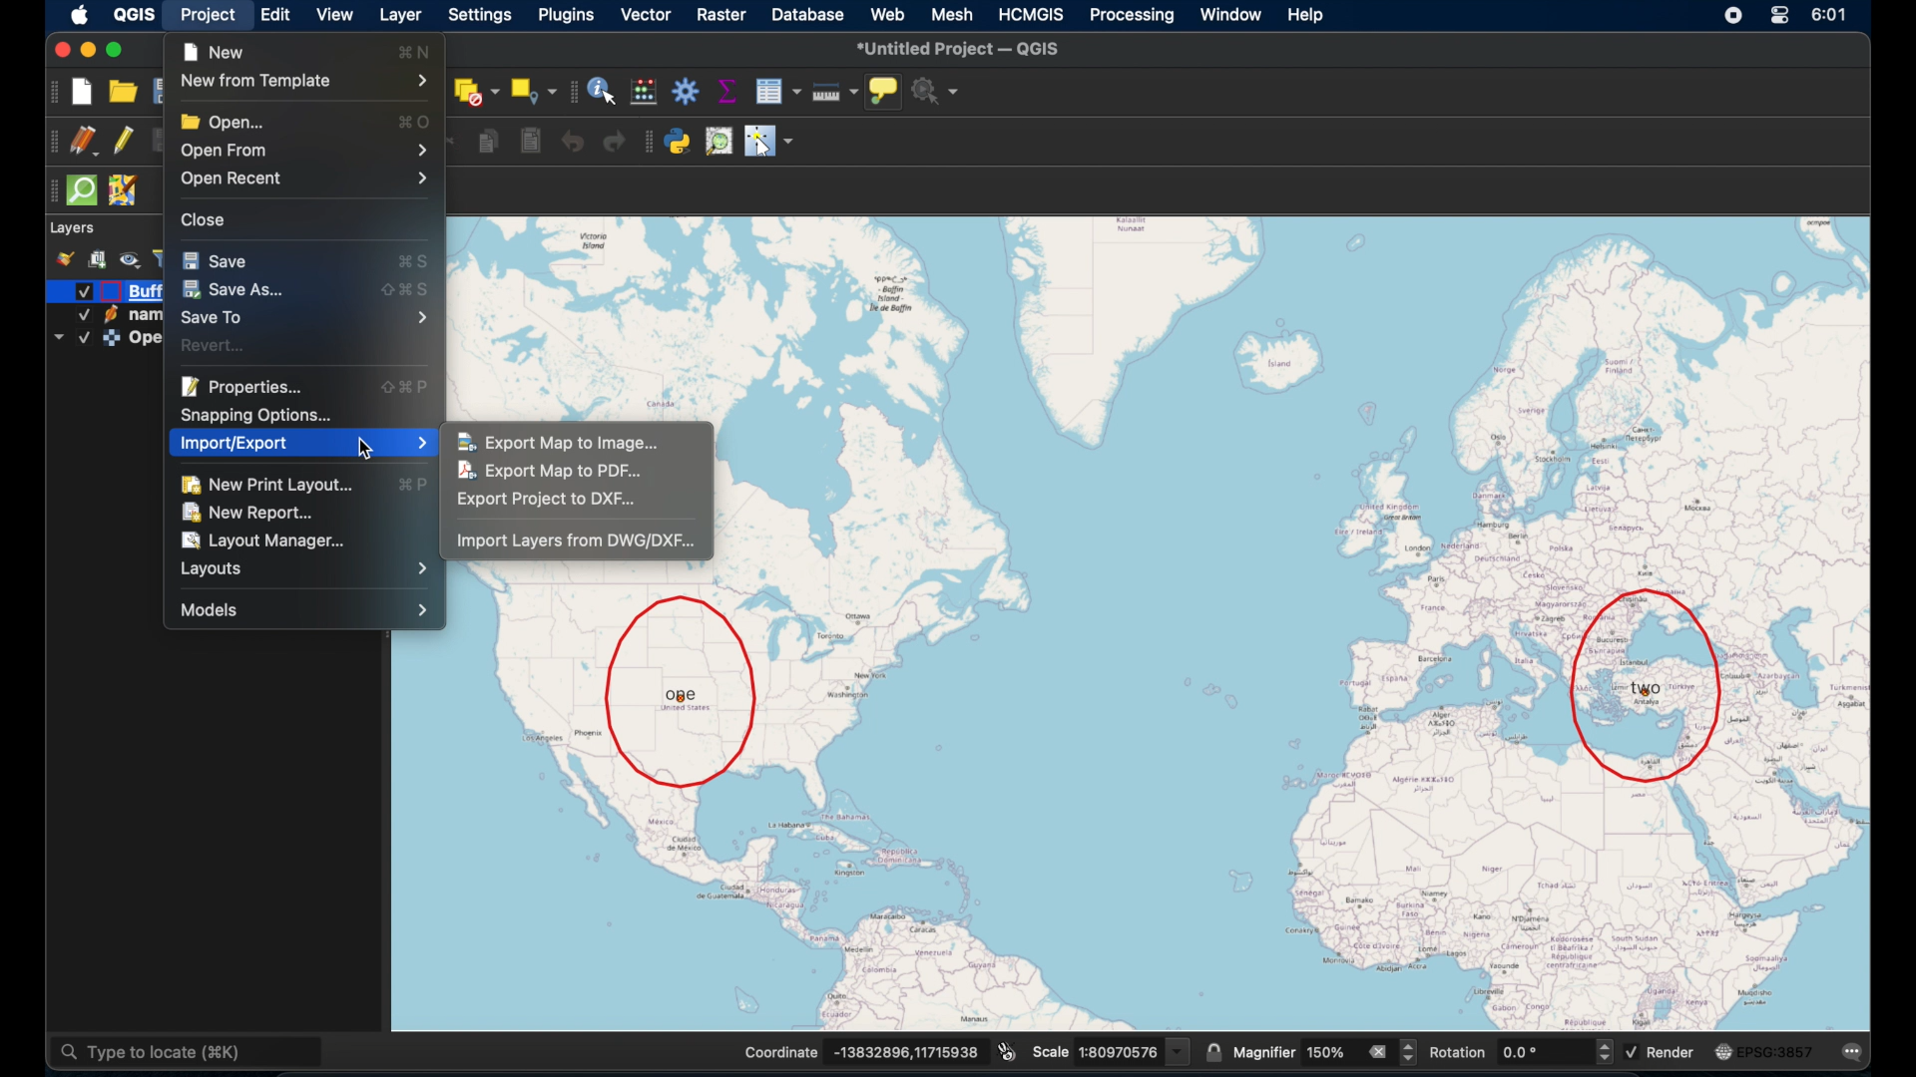 This screenshot has width=1916, height=1077. Describe the element at coordinates (86, 142) in the screenshot. I see `current edits` at that location.